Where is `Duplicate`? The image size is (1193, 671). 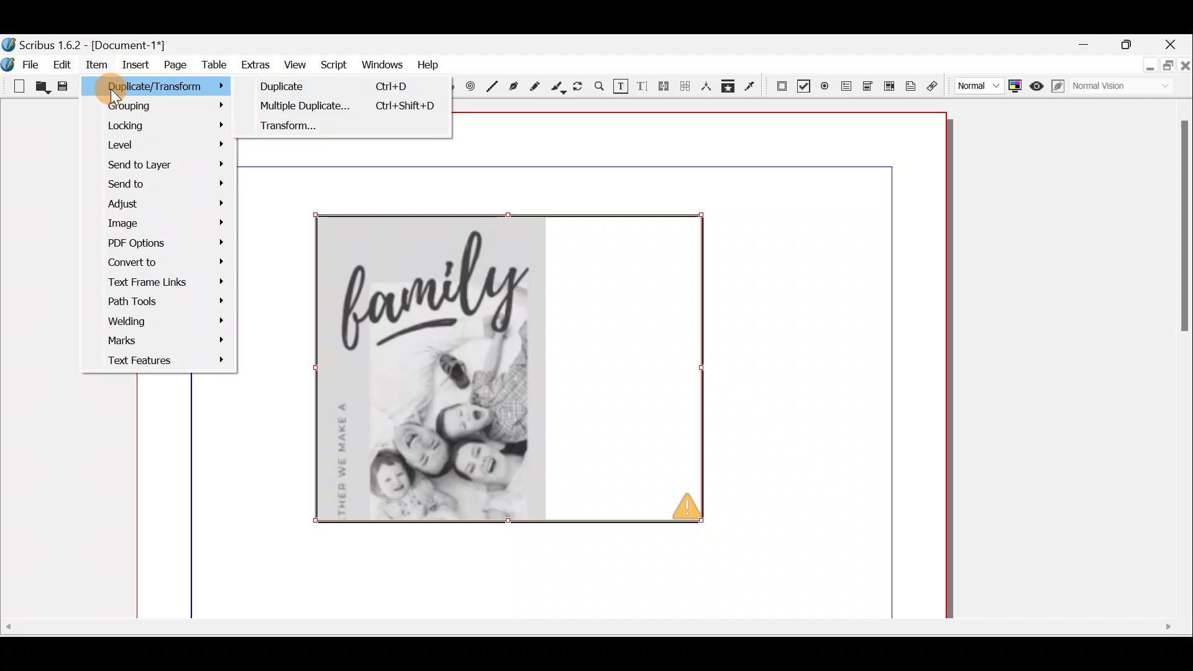 Duplicate is located at coordinates (350, 107).